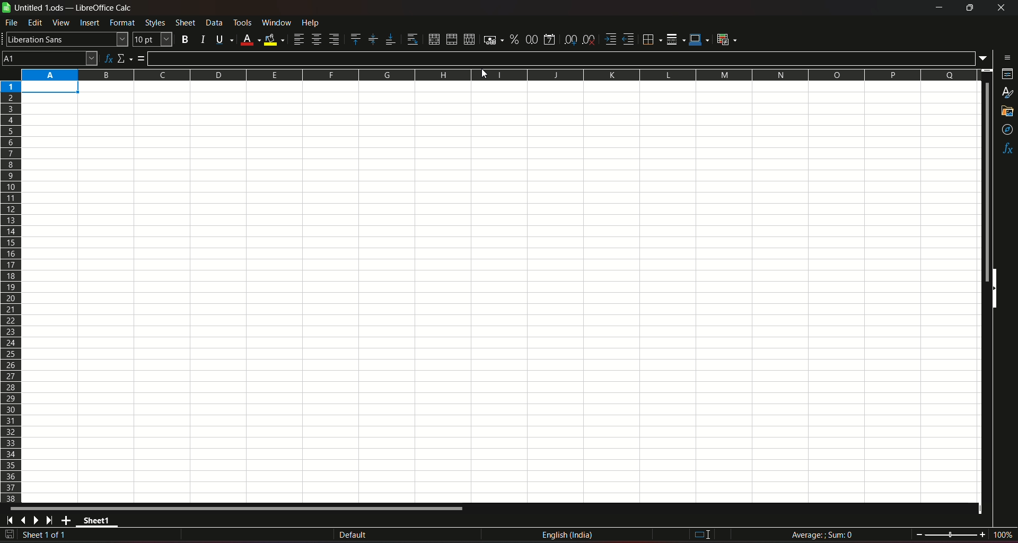 This screenshot has height=543, width=1018. What do you see at coordinates (1008, 113) in the screenshot?
I see `gallery` at bounding box center [1008, 113].